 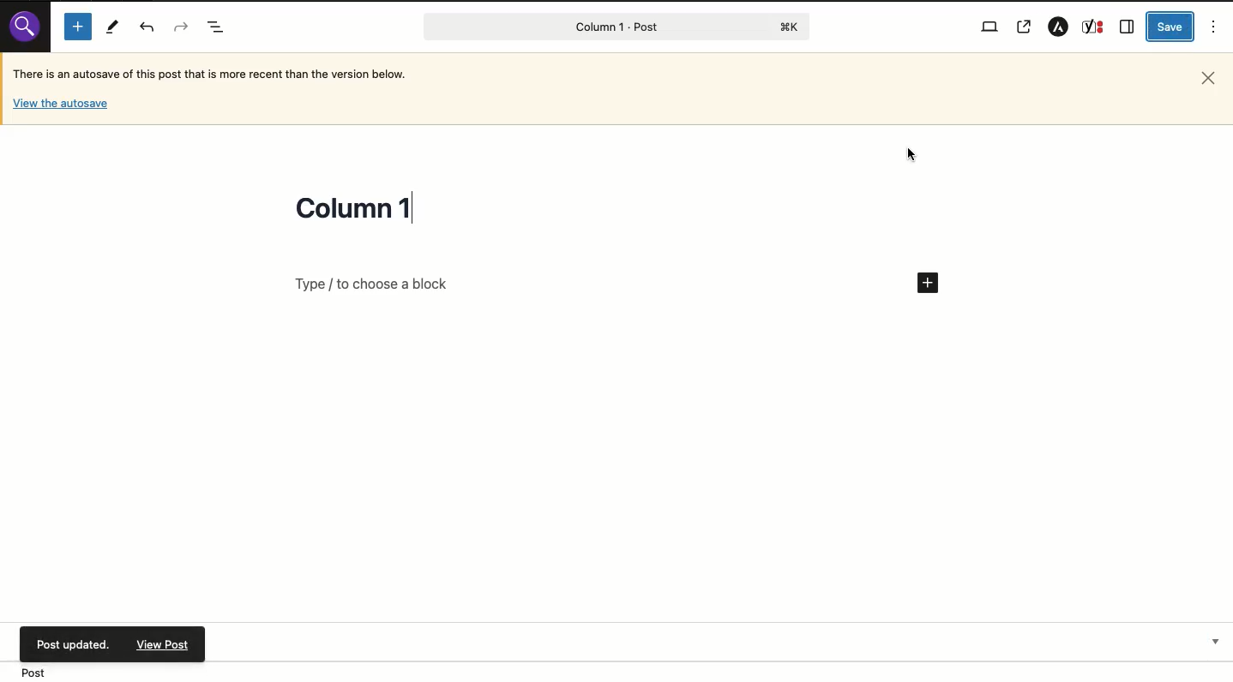 What do you see at coordinates (1215, 26) in the screenshot?
I see `Options` at bounding box center [1215, 26].